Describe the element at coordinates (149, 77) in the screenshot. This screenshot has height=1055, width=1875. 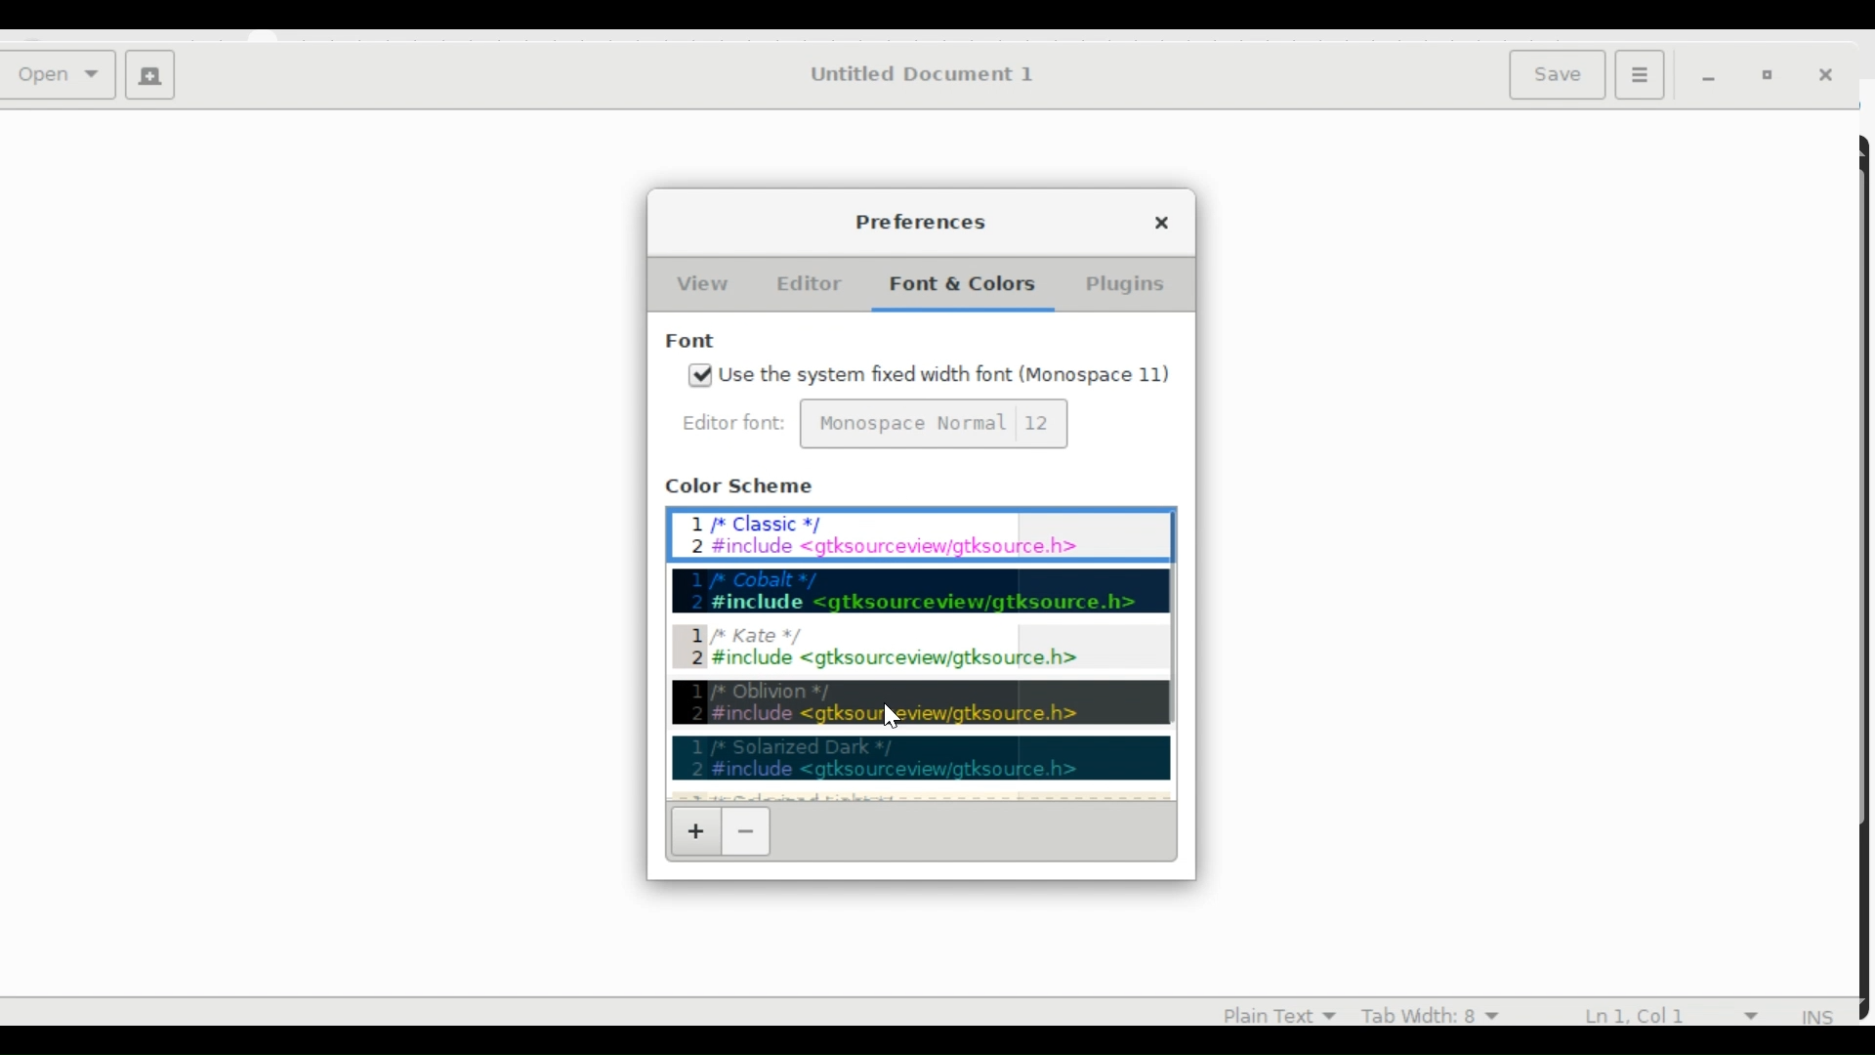
I see `Create a new Document` at that location.